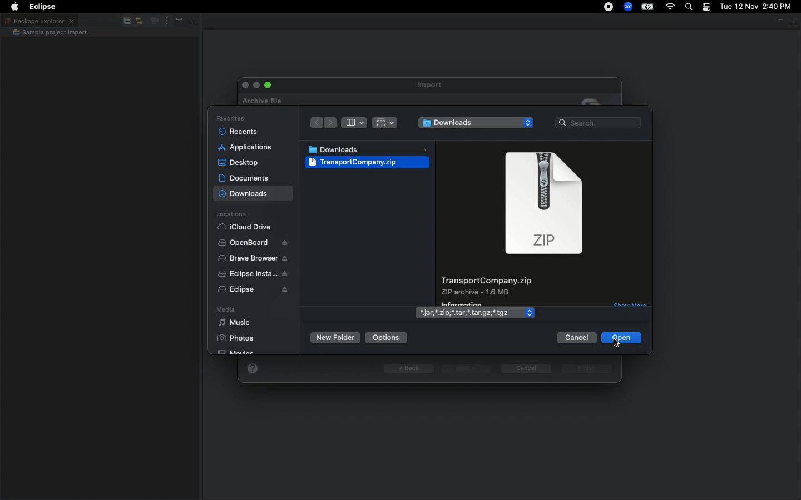 The width and height of the screenshot is (801, 500). Describe the element at coordinates (475, 123) in the screenshot. I see `Downloads` at that location.